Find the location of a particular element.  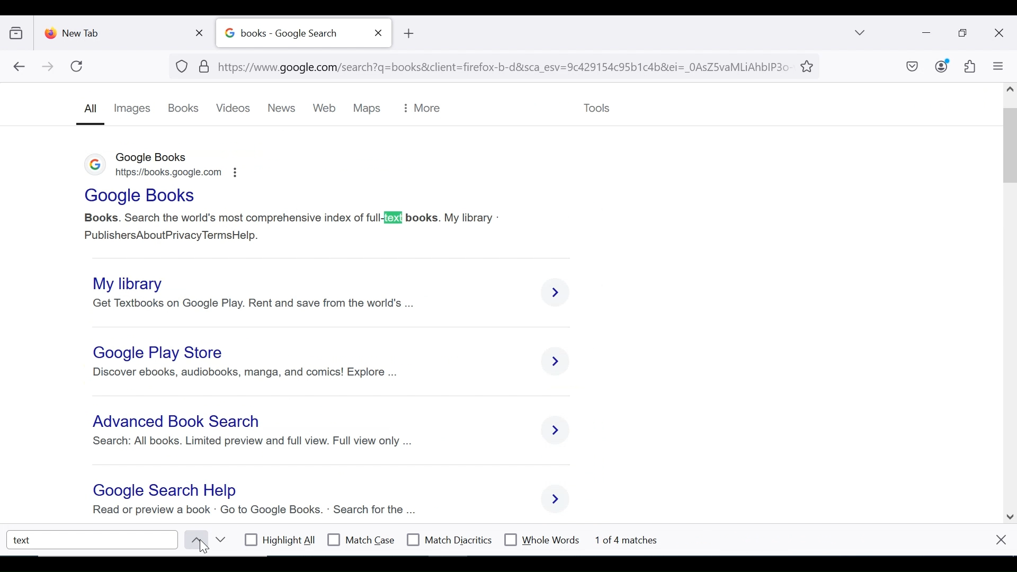

new tab is located at coordinates (114, 31).